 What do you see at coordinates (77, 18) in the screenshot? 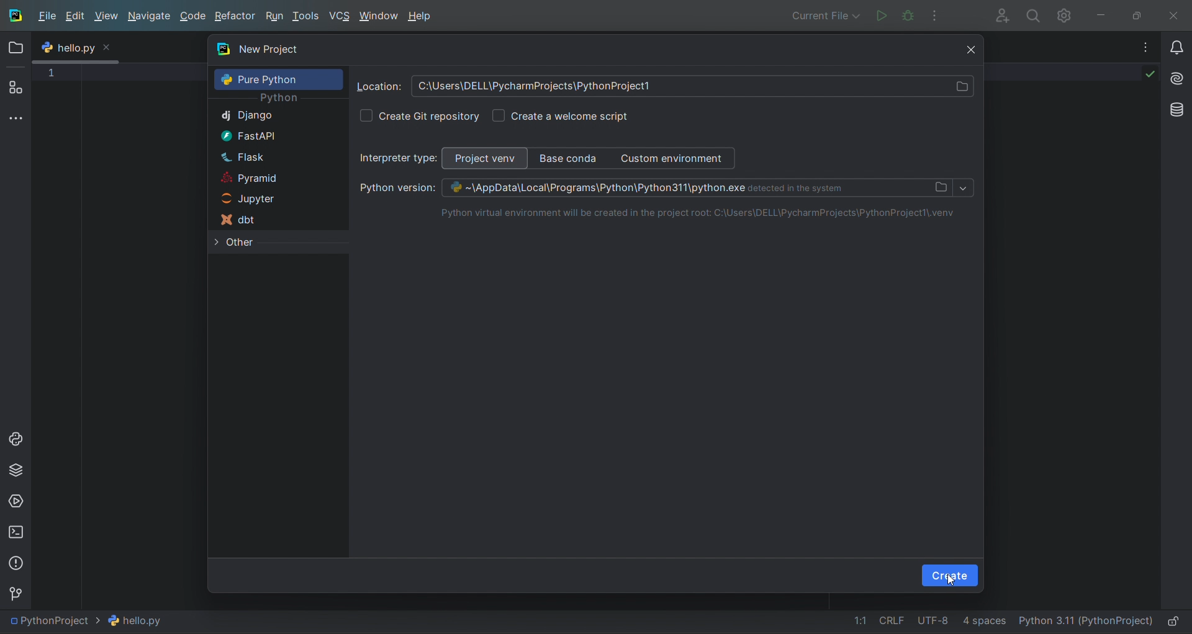
I see `edit` at bounding box center [77, 18].